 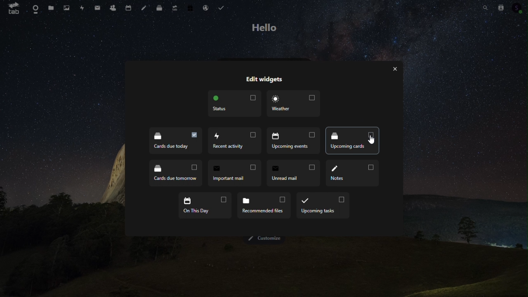 What do you see at coordinates (351, 141) in the screenshot?
I see `Upcoming cards` at bounding box center [351, 141].